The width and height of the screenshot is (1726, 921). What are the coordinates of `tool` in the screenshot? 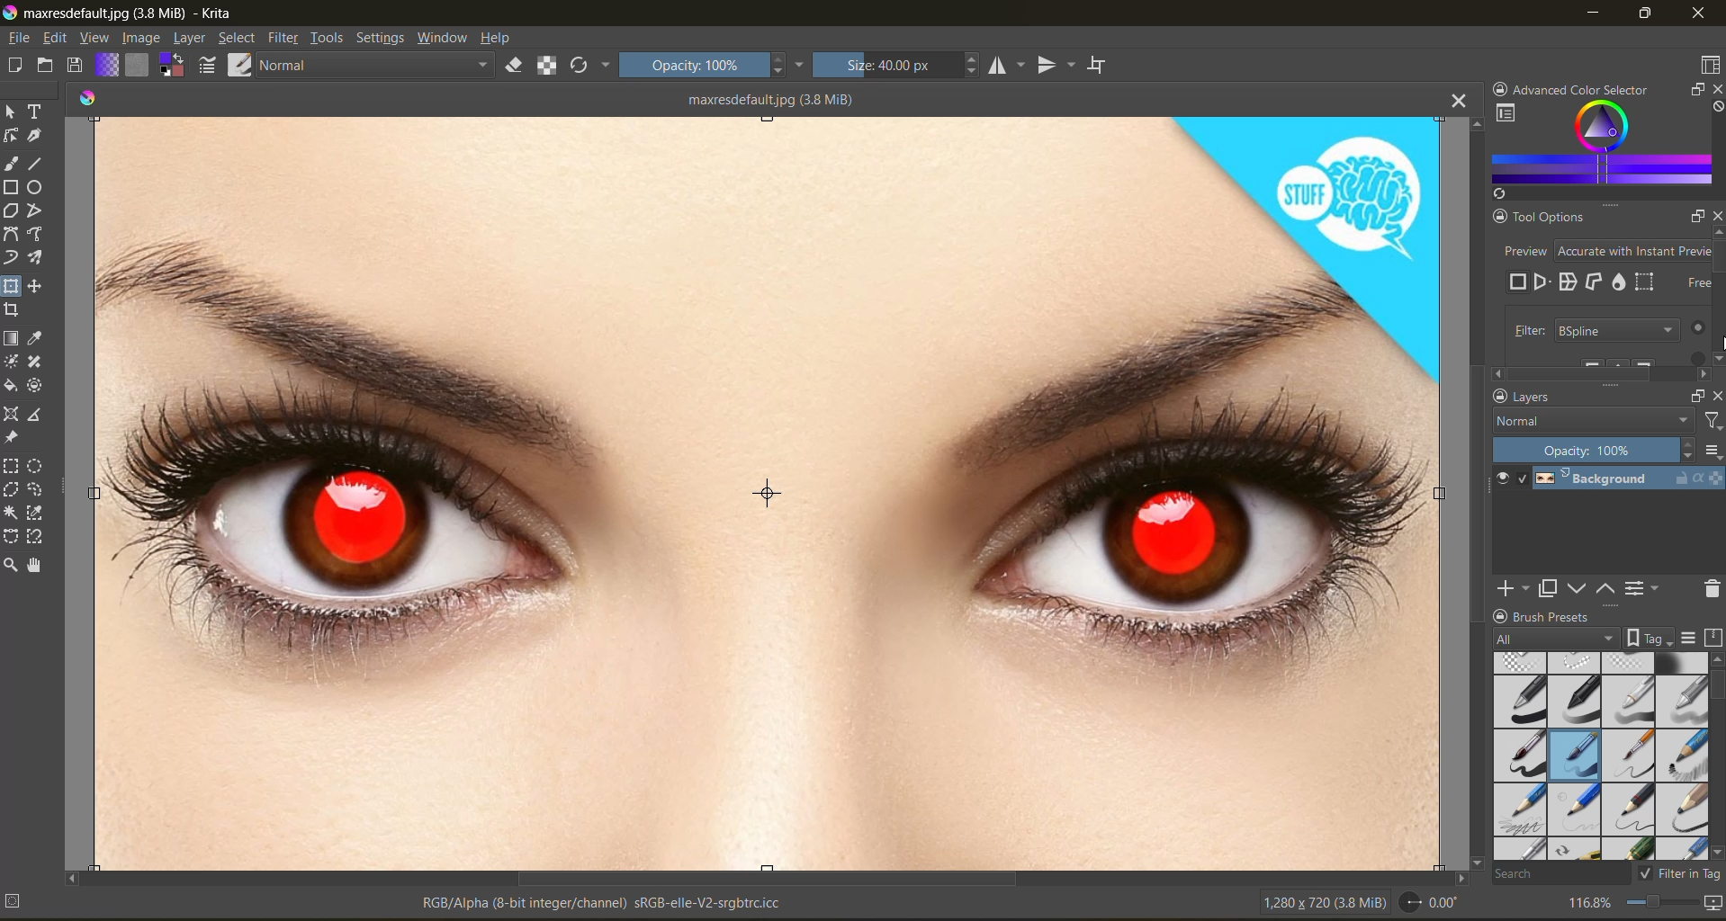 It's located at (13, 112).